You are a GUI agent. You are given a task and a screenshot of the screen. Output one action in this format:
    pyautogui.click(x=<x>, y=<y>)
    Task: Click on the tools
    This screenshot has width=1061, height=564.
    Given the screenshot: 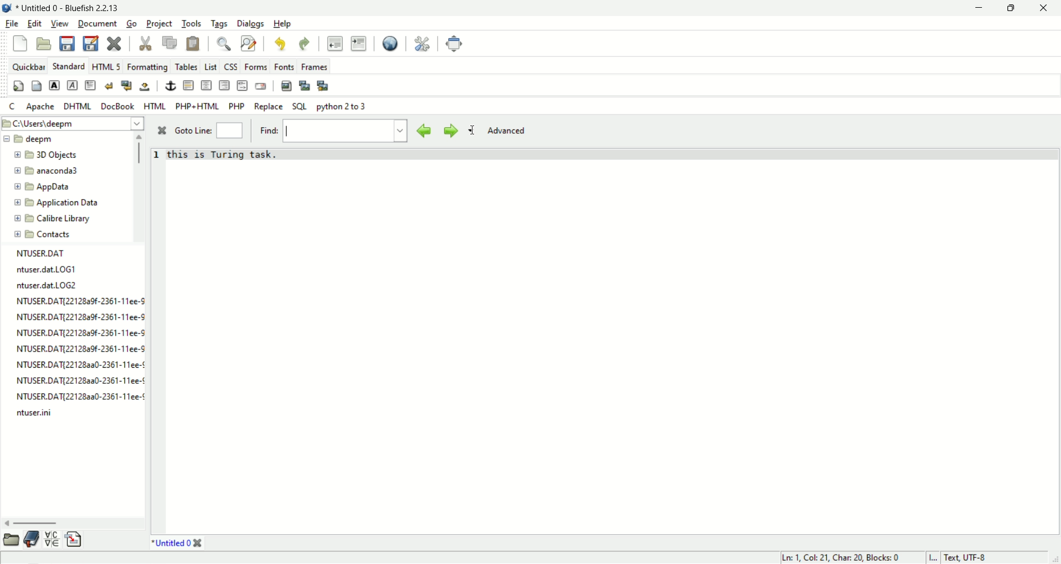 What is the action you would take?
    pyautogui.click(x=192, y=24)
    